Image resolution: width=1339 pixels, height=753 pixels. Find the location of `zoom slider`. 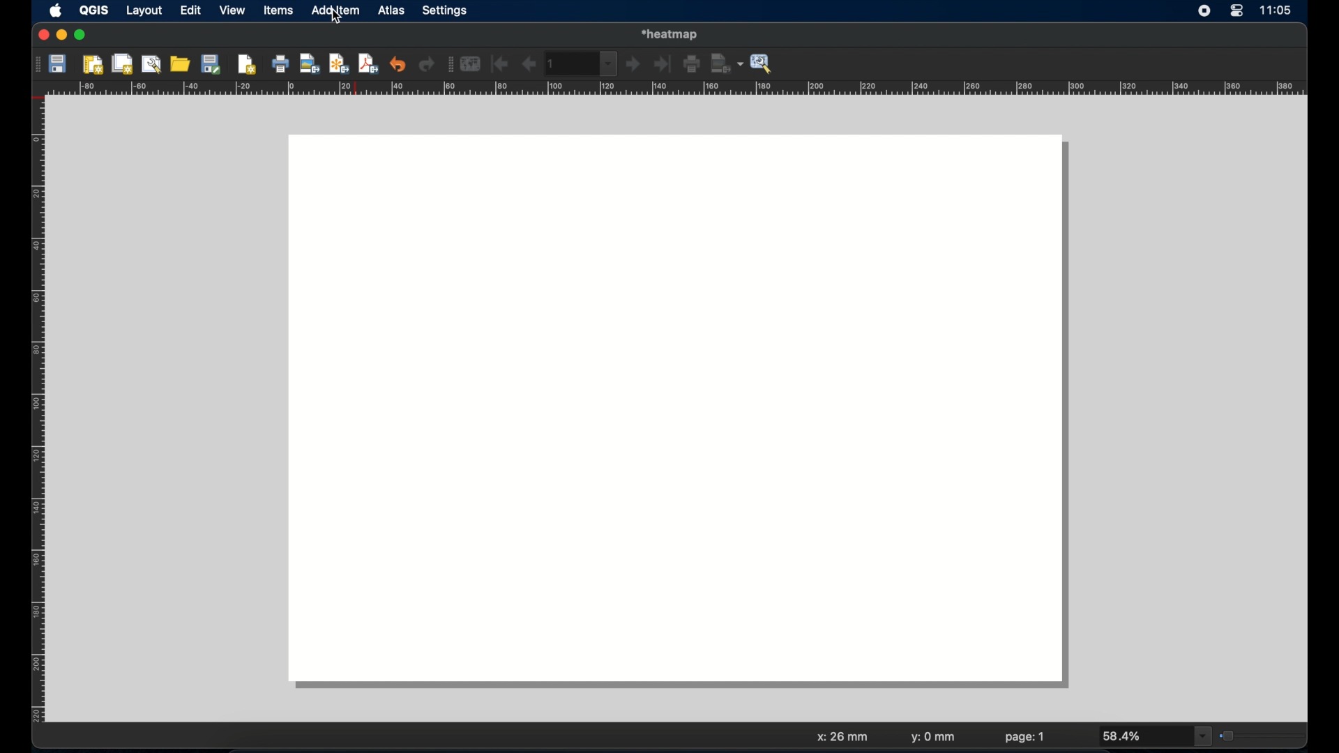

zoom slider is located at coordinates (1262, 734).